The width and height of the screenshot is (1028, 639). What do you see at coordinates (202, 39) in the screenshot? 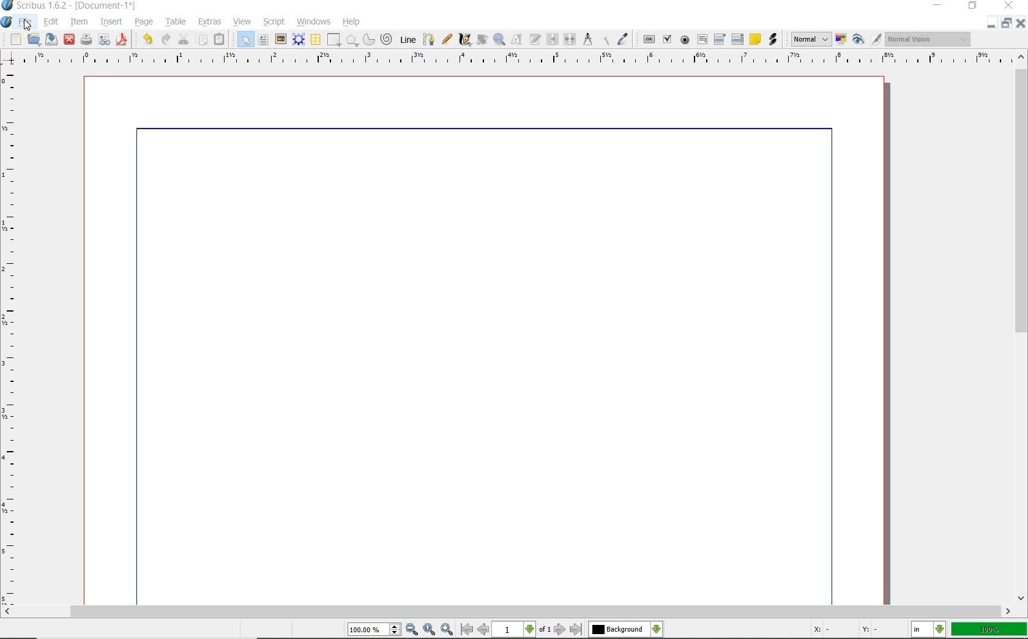
I see `copy` at bounding box center [202, 39].